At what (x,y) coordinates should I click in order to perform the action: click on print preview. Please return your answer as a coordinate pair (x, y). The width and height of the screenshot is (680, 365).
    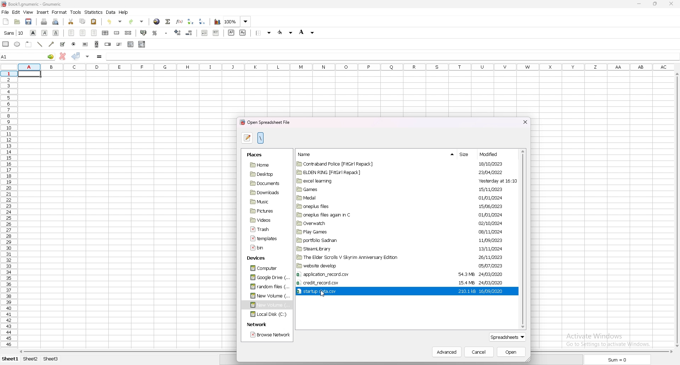
    Looking at the image, I should click on (57, 22).